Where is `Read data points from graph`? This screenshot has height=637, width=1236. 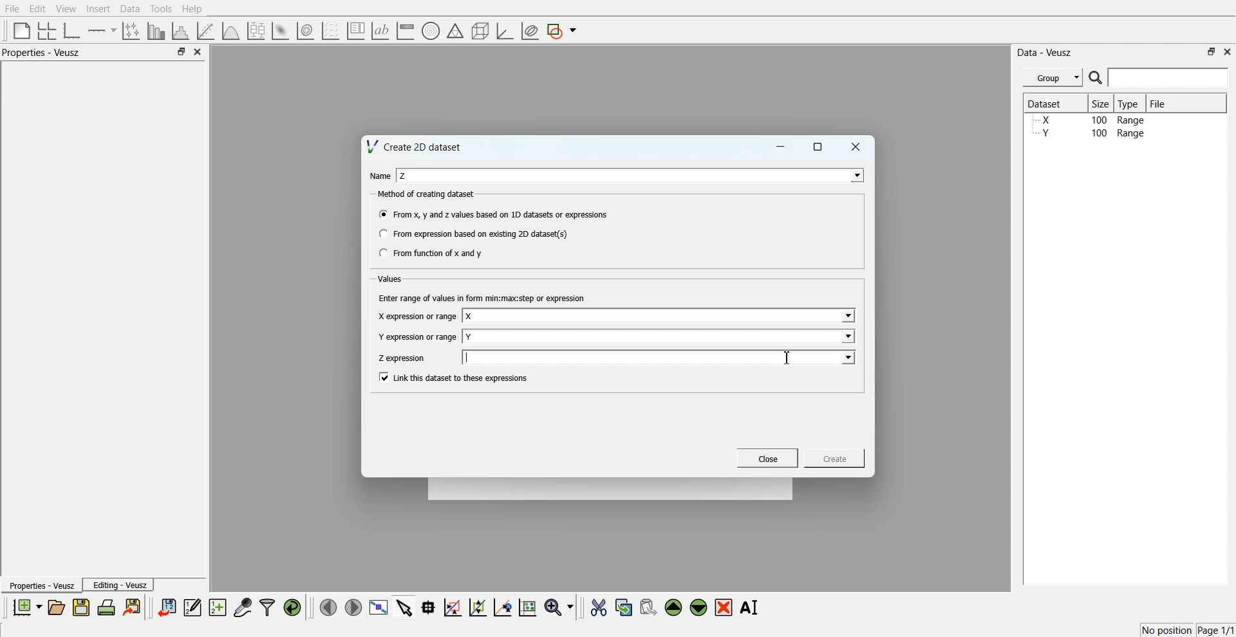
Read data points from graph is located at coordinates (429, 607).